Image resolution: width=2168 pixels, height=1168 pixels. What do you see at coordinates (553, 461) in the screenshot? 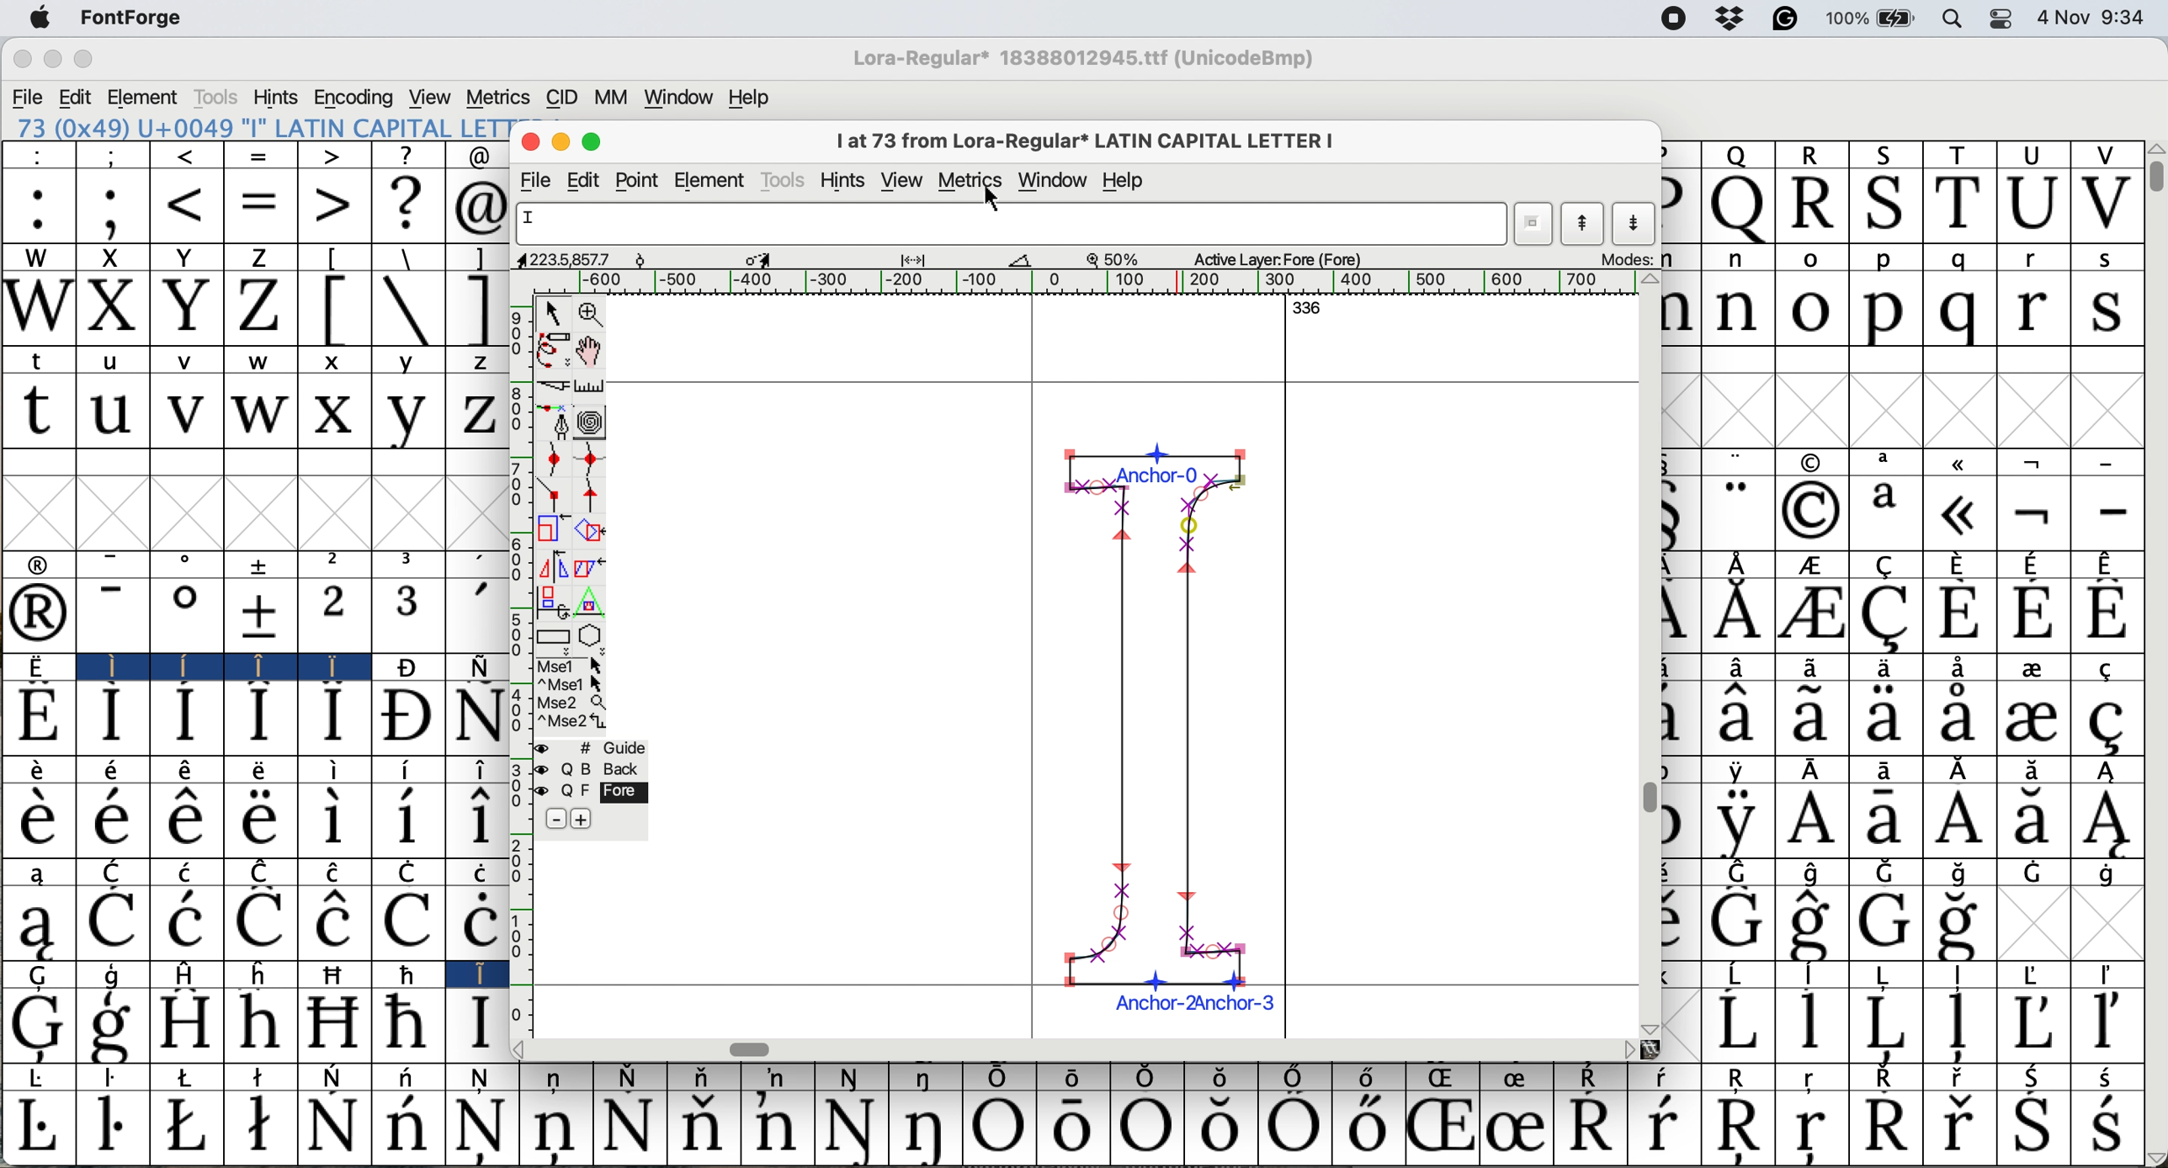
I see `add a curve point` at bounding box center [553, 461].